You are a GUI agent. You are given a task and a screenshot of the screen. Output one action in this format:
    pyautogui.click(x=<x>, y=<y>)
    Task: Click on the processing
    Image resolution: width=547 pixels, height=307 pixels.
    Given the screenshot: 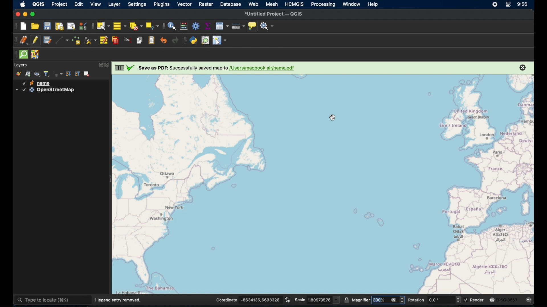 What is the action you would take?
    pyautogui.click(x=323, y=5)
    